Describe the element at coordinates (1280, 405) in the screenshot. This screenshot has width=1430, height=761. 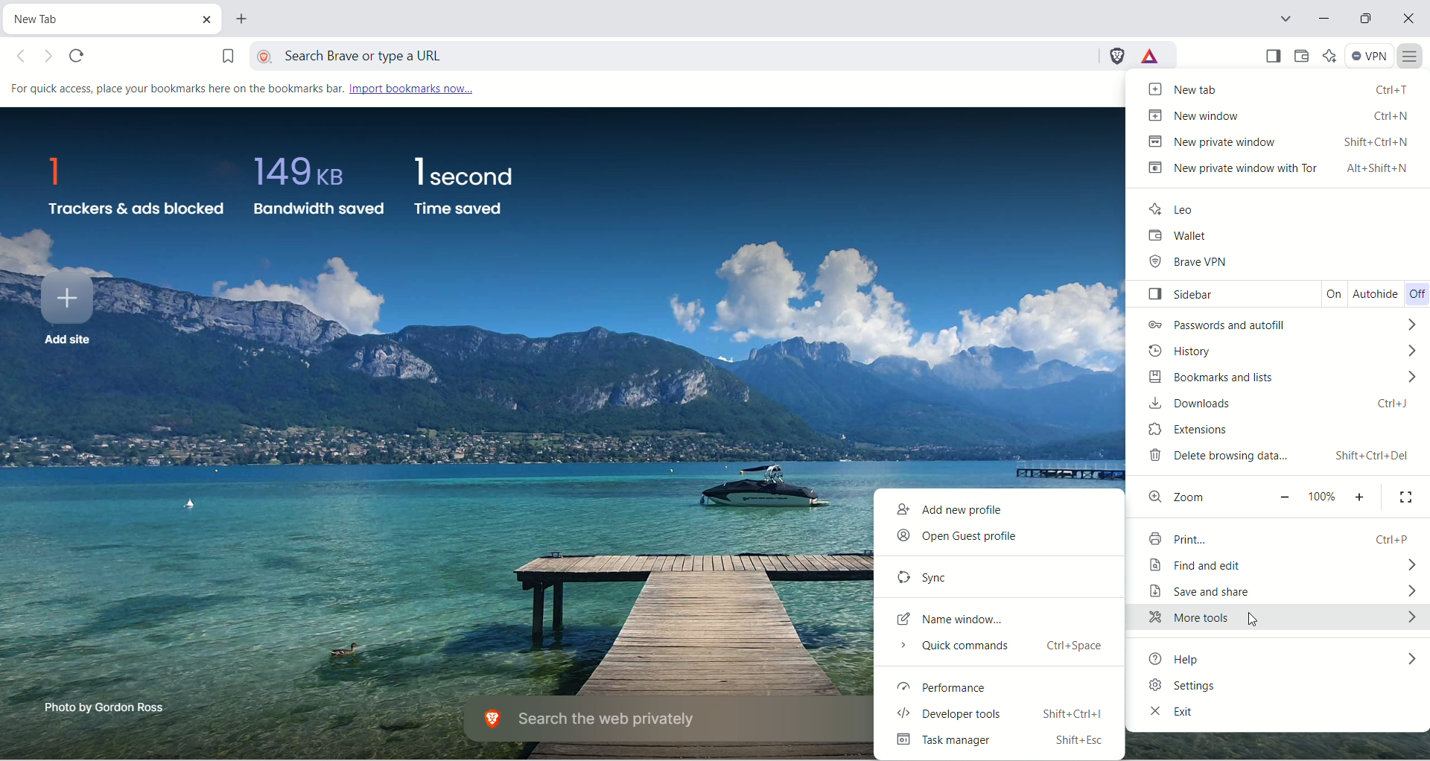
I see `downloads` at that location.